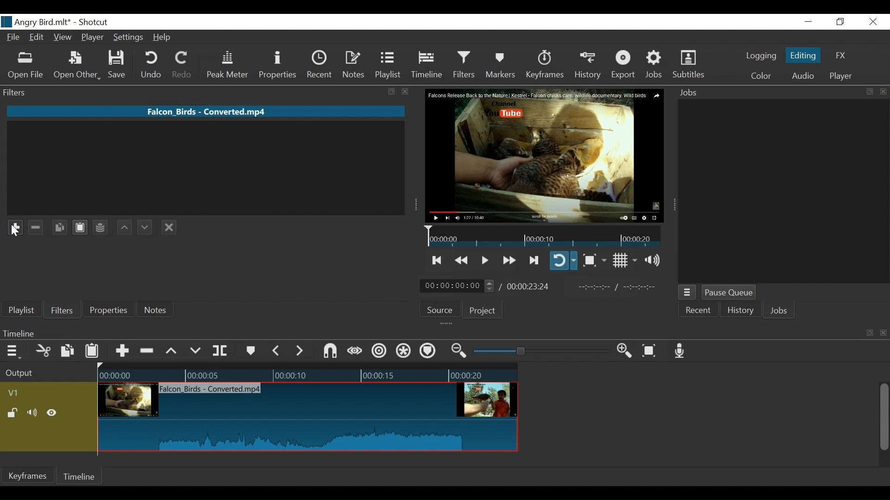 The width and height of the screenshot is (890, 500). Describe the element at coordinates (388, 65) in the screenshot. I see `Playlist` at that location.